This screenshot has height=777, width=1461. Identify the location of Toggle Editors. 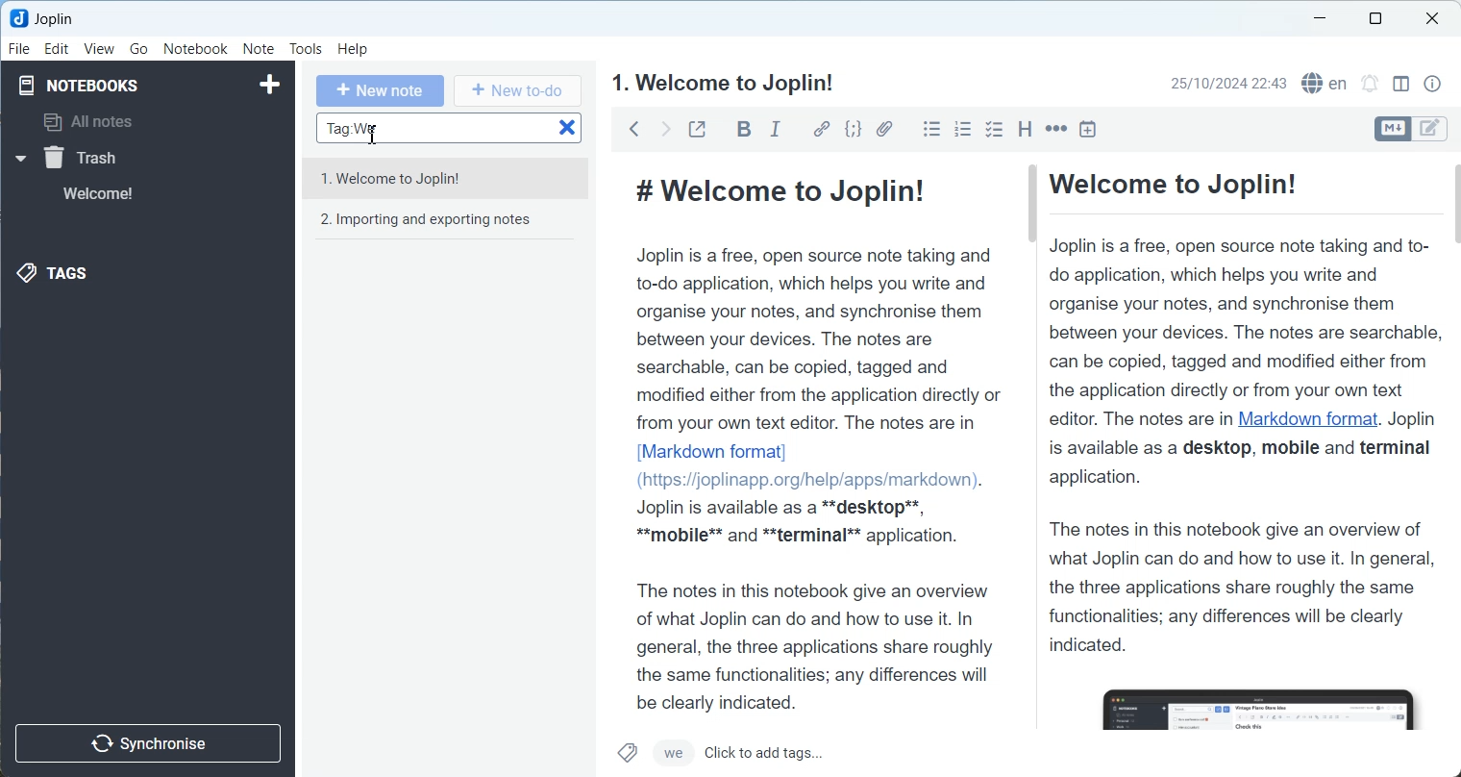
(1431, 128).